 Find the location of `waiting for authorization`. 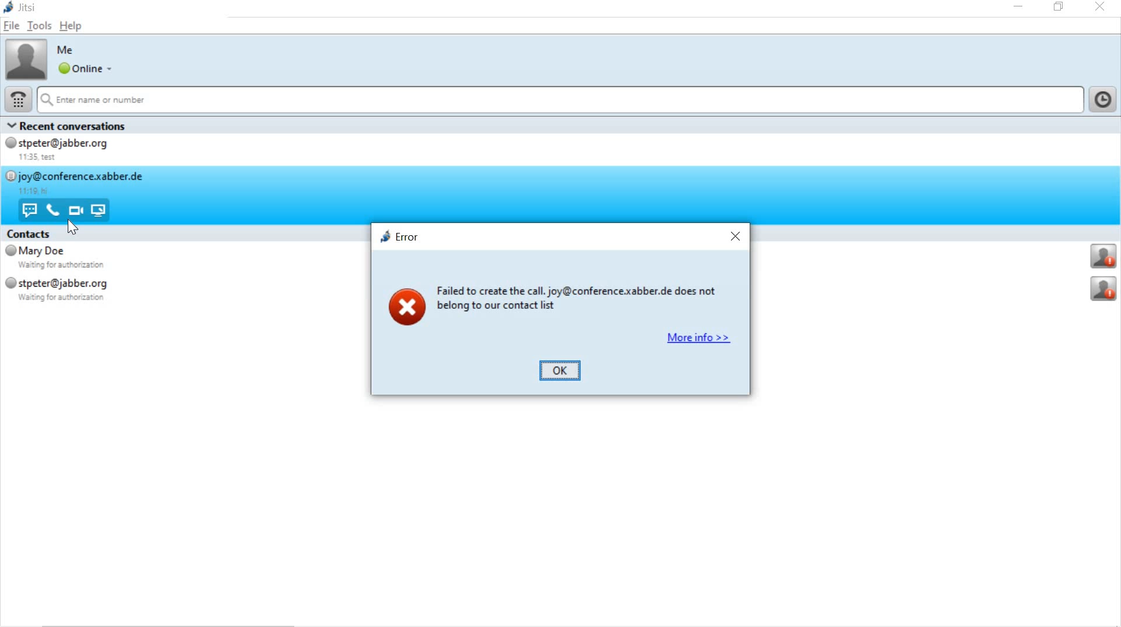

waiting for authorization is located at coordinates (68, 266).